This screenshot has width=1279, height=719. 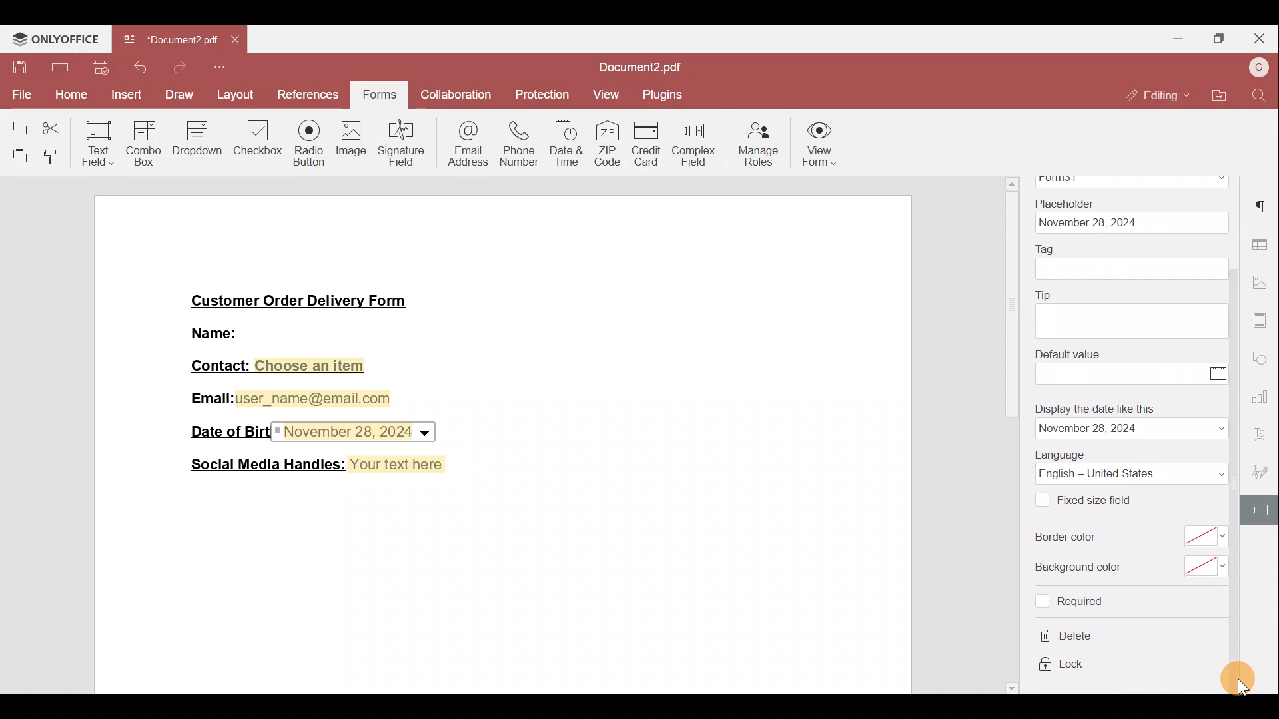 I want to click on Insert, so click(x=125, y=95).